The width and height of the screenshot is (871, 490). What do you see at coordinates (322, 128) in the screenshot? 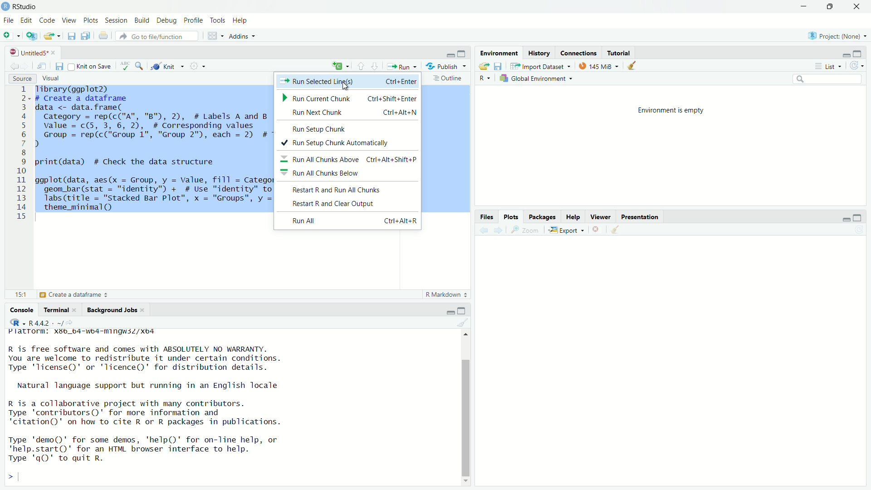
I see `Run Setup Chunk` at bounding box center [322, 128].